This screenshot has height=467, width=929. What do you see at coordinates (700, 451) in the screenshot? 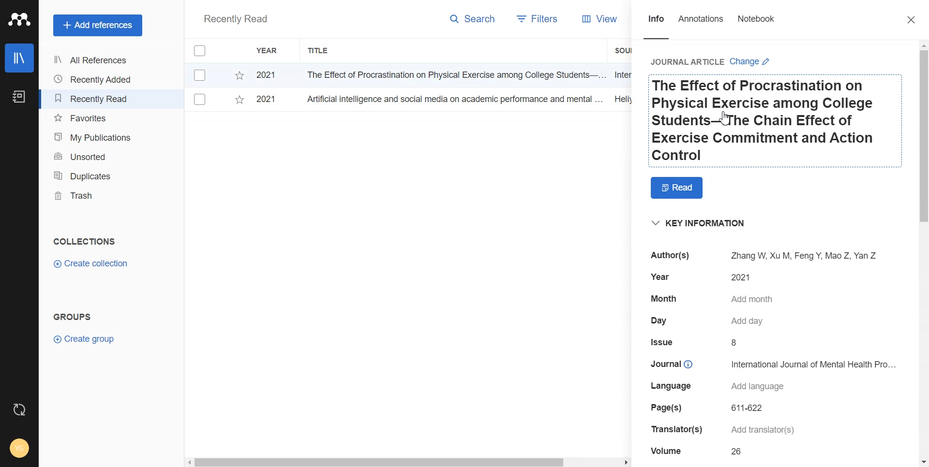
I see `Volume 26` at bounding box center [700, 451].